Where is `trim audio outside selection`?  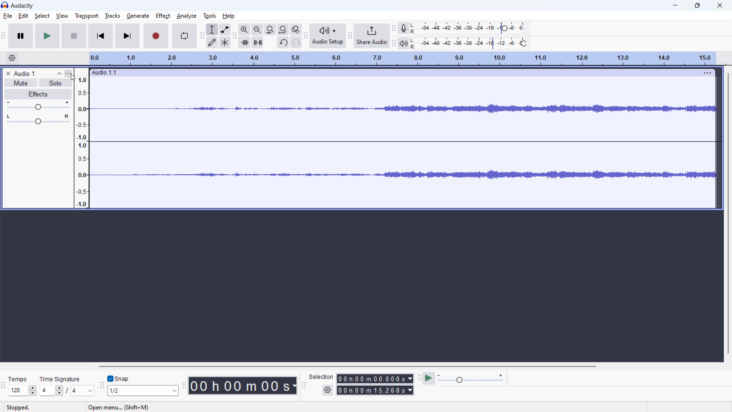
trim audio outside selection is located at coordinates (244, 42).